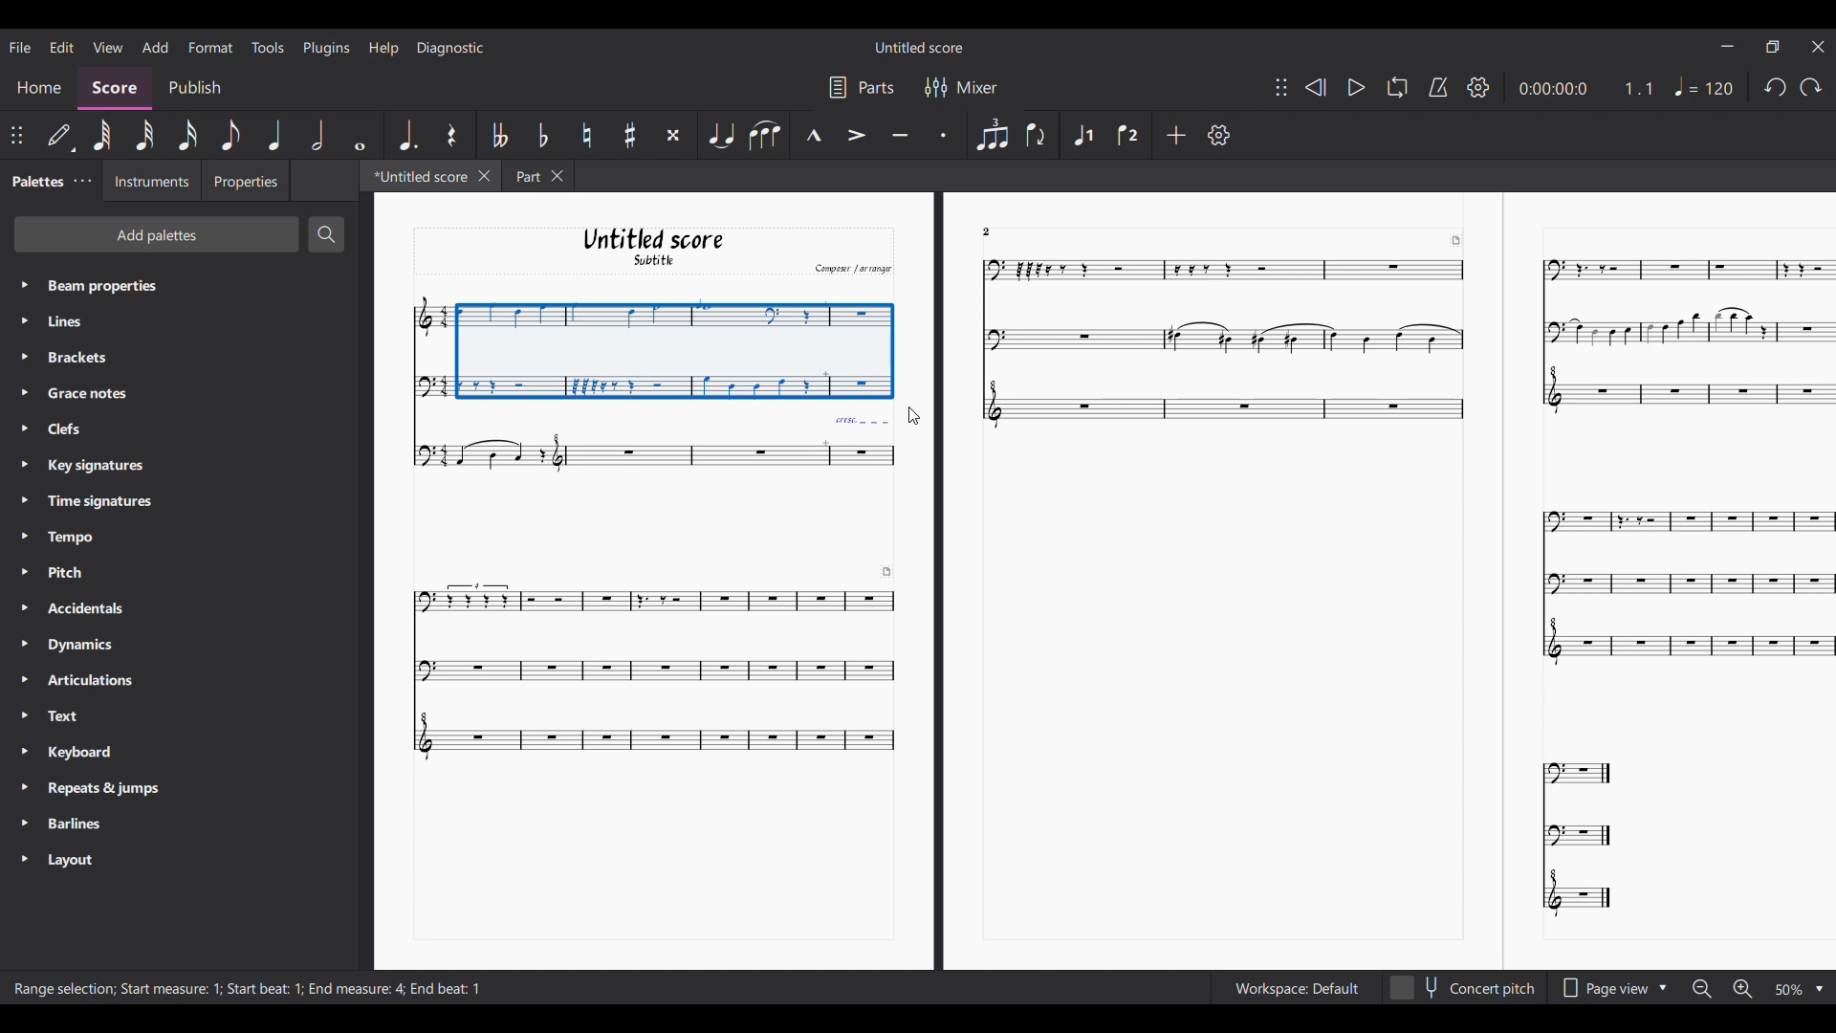  Describe the element at coordinates (877, 87) in the screenshot. I see `Parts` at that location.